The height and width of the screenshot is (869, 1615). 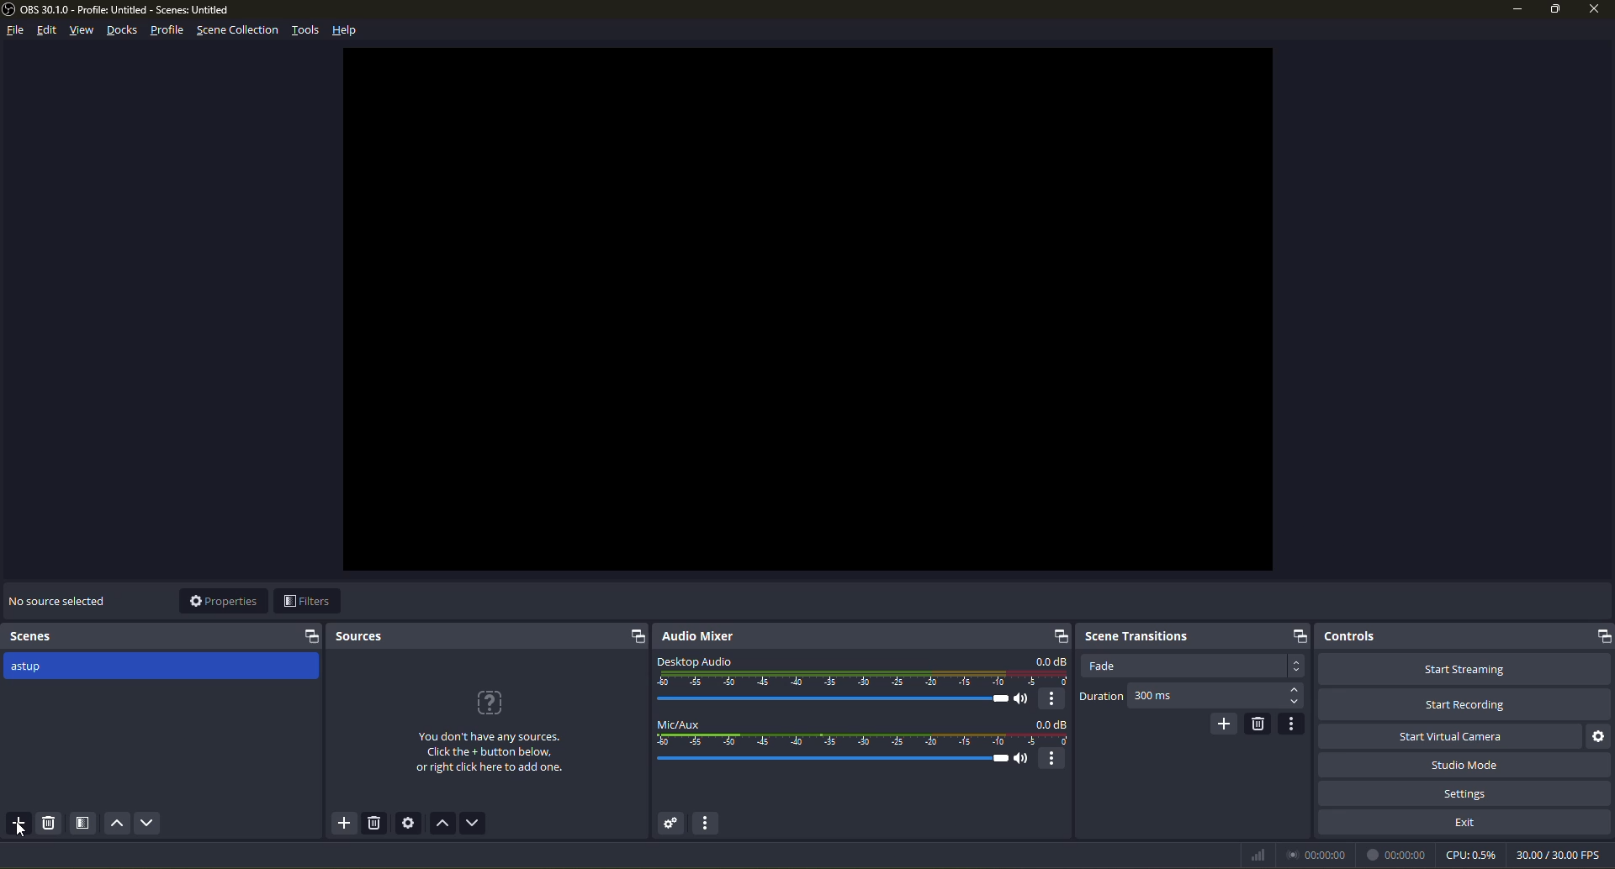 What do you see at coordinates (23, 830) in the screenshot?
I see `Cursor` at bounding box center [23, 830].